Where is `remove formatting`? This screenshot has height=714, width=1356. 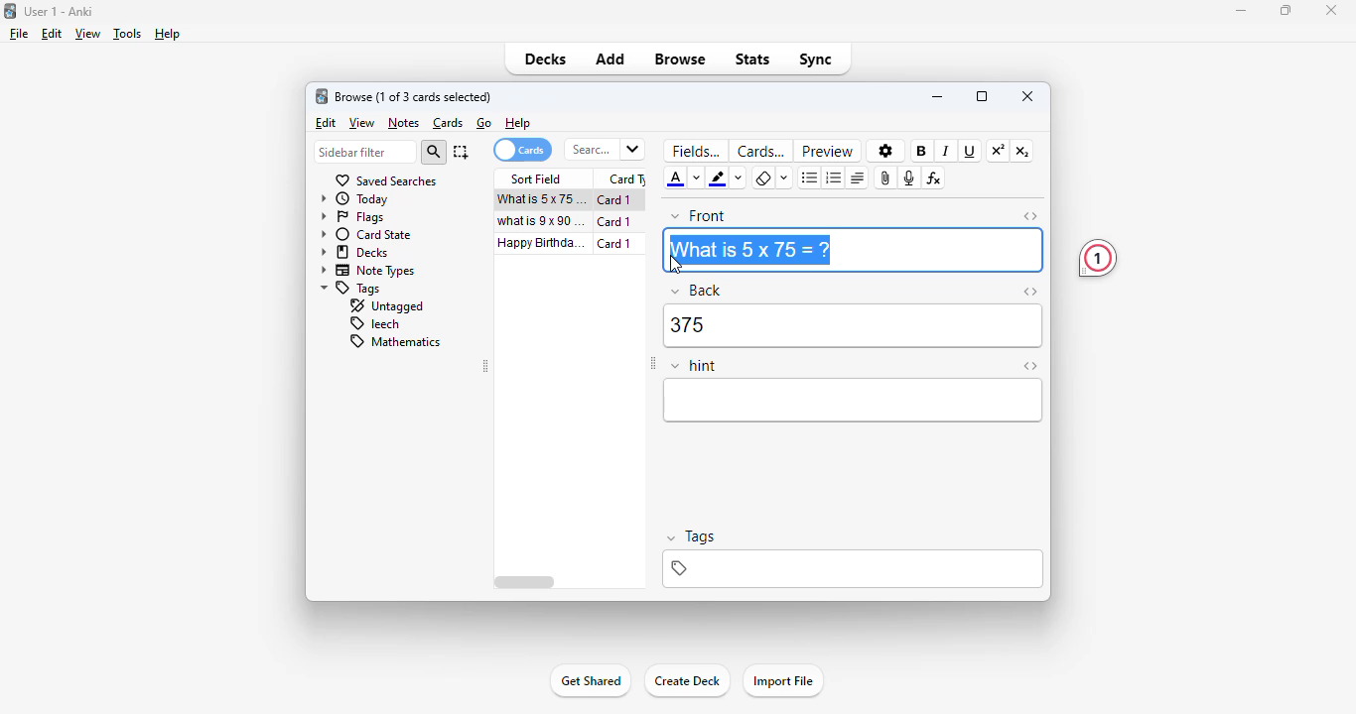
remove formatting is located at coordinates (764, 178).